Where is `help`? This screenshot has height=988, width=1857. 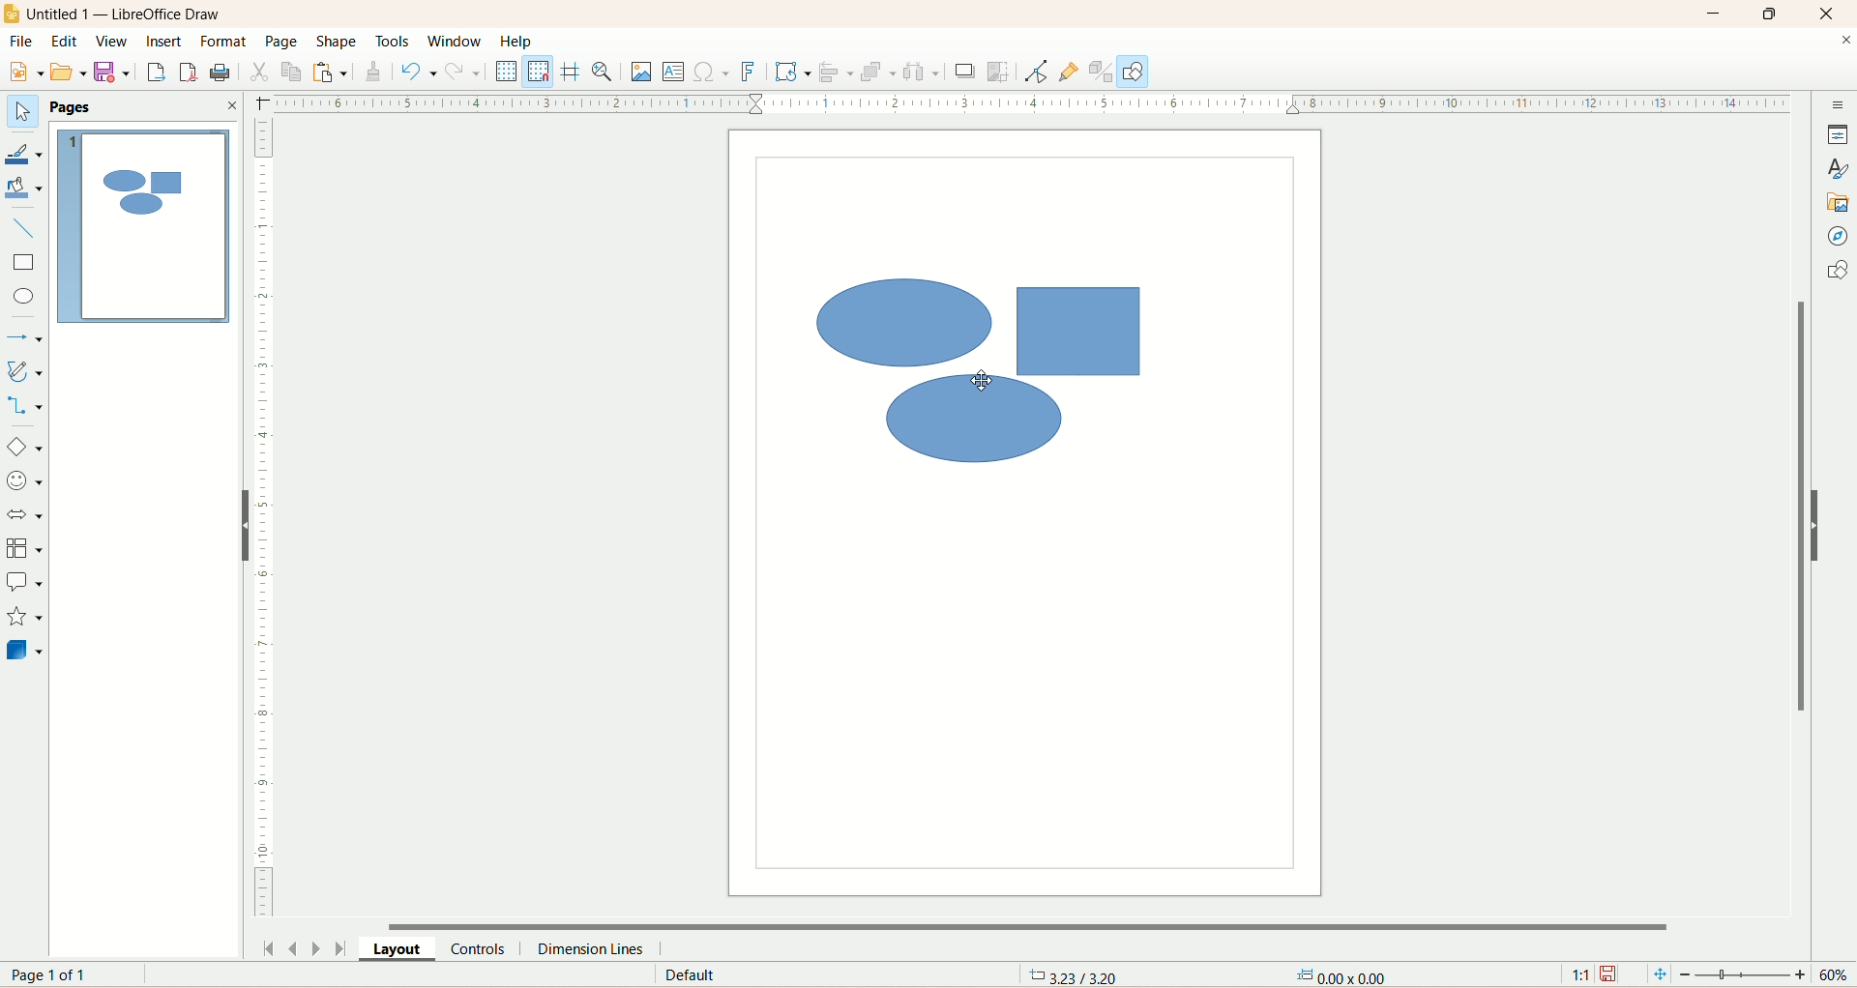
help is located at coordinates (517, 41).